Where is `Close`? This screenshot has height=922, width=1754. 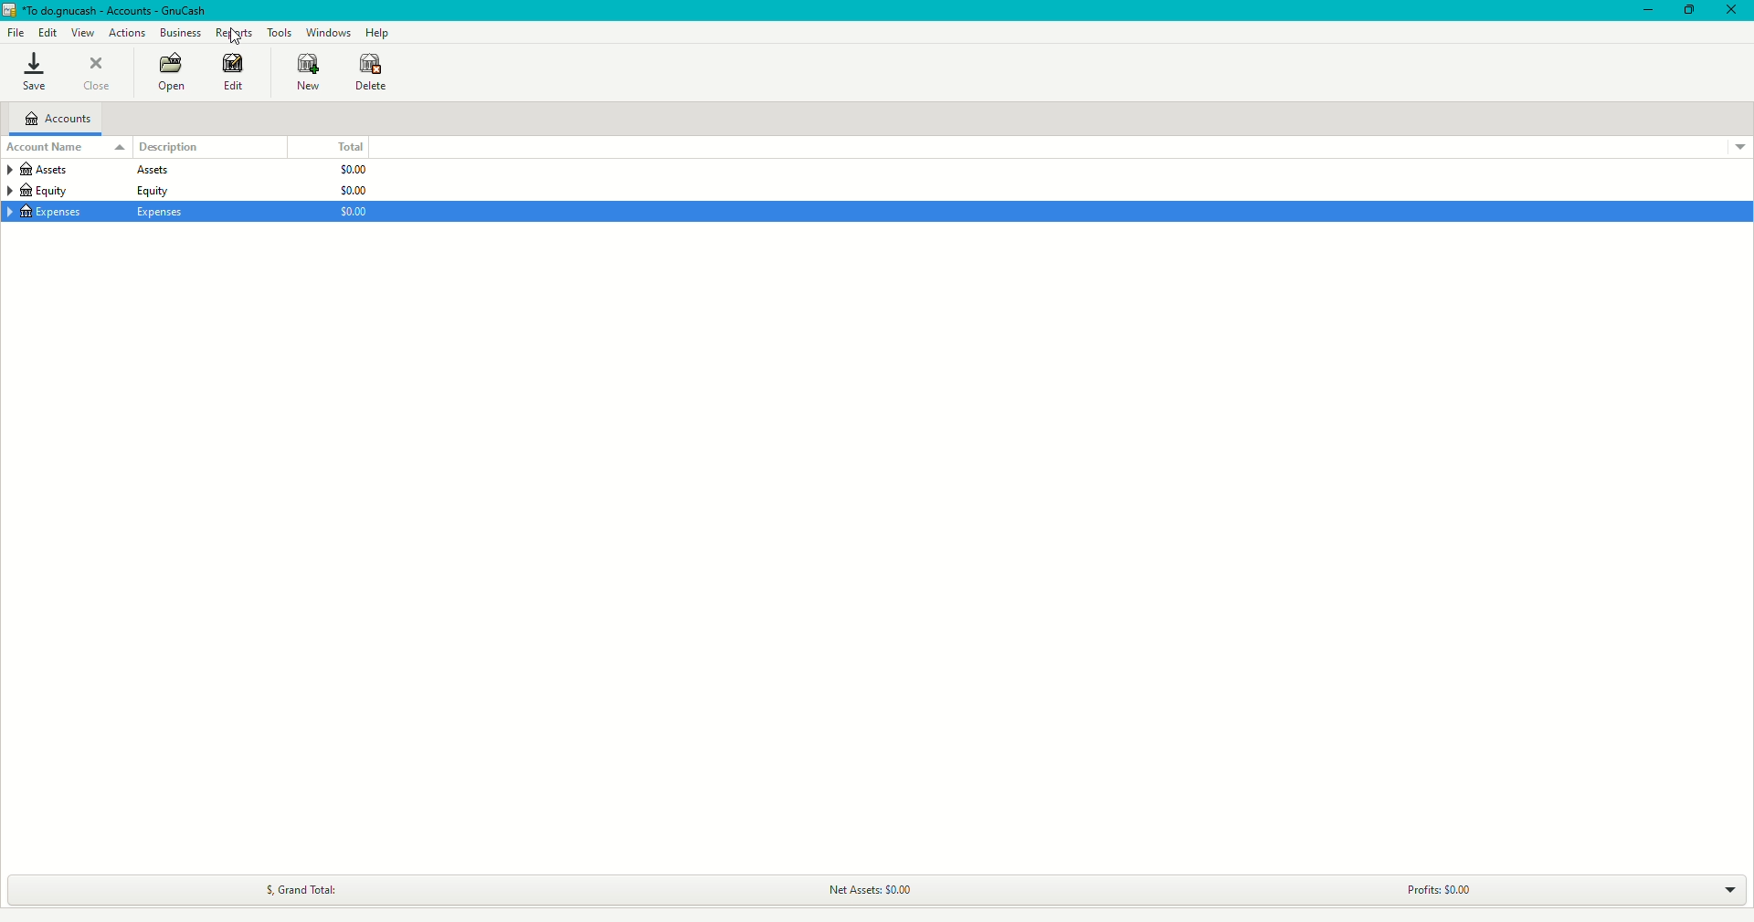
Close is located at coordinates (97, 75).